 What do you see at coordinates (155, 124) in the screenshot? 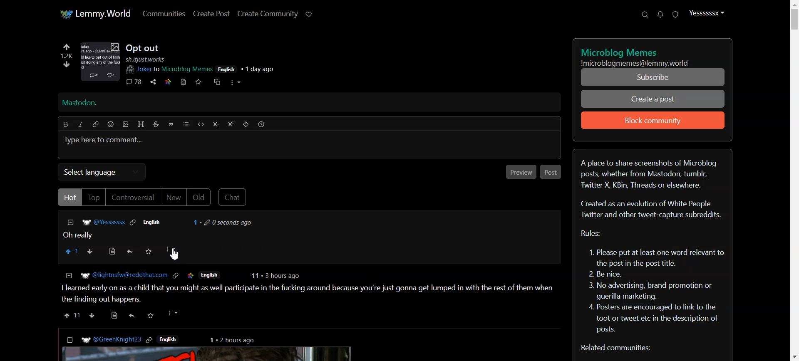
I see `Strikethrough` at bounding box center [155, 124].